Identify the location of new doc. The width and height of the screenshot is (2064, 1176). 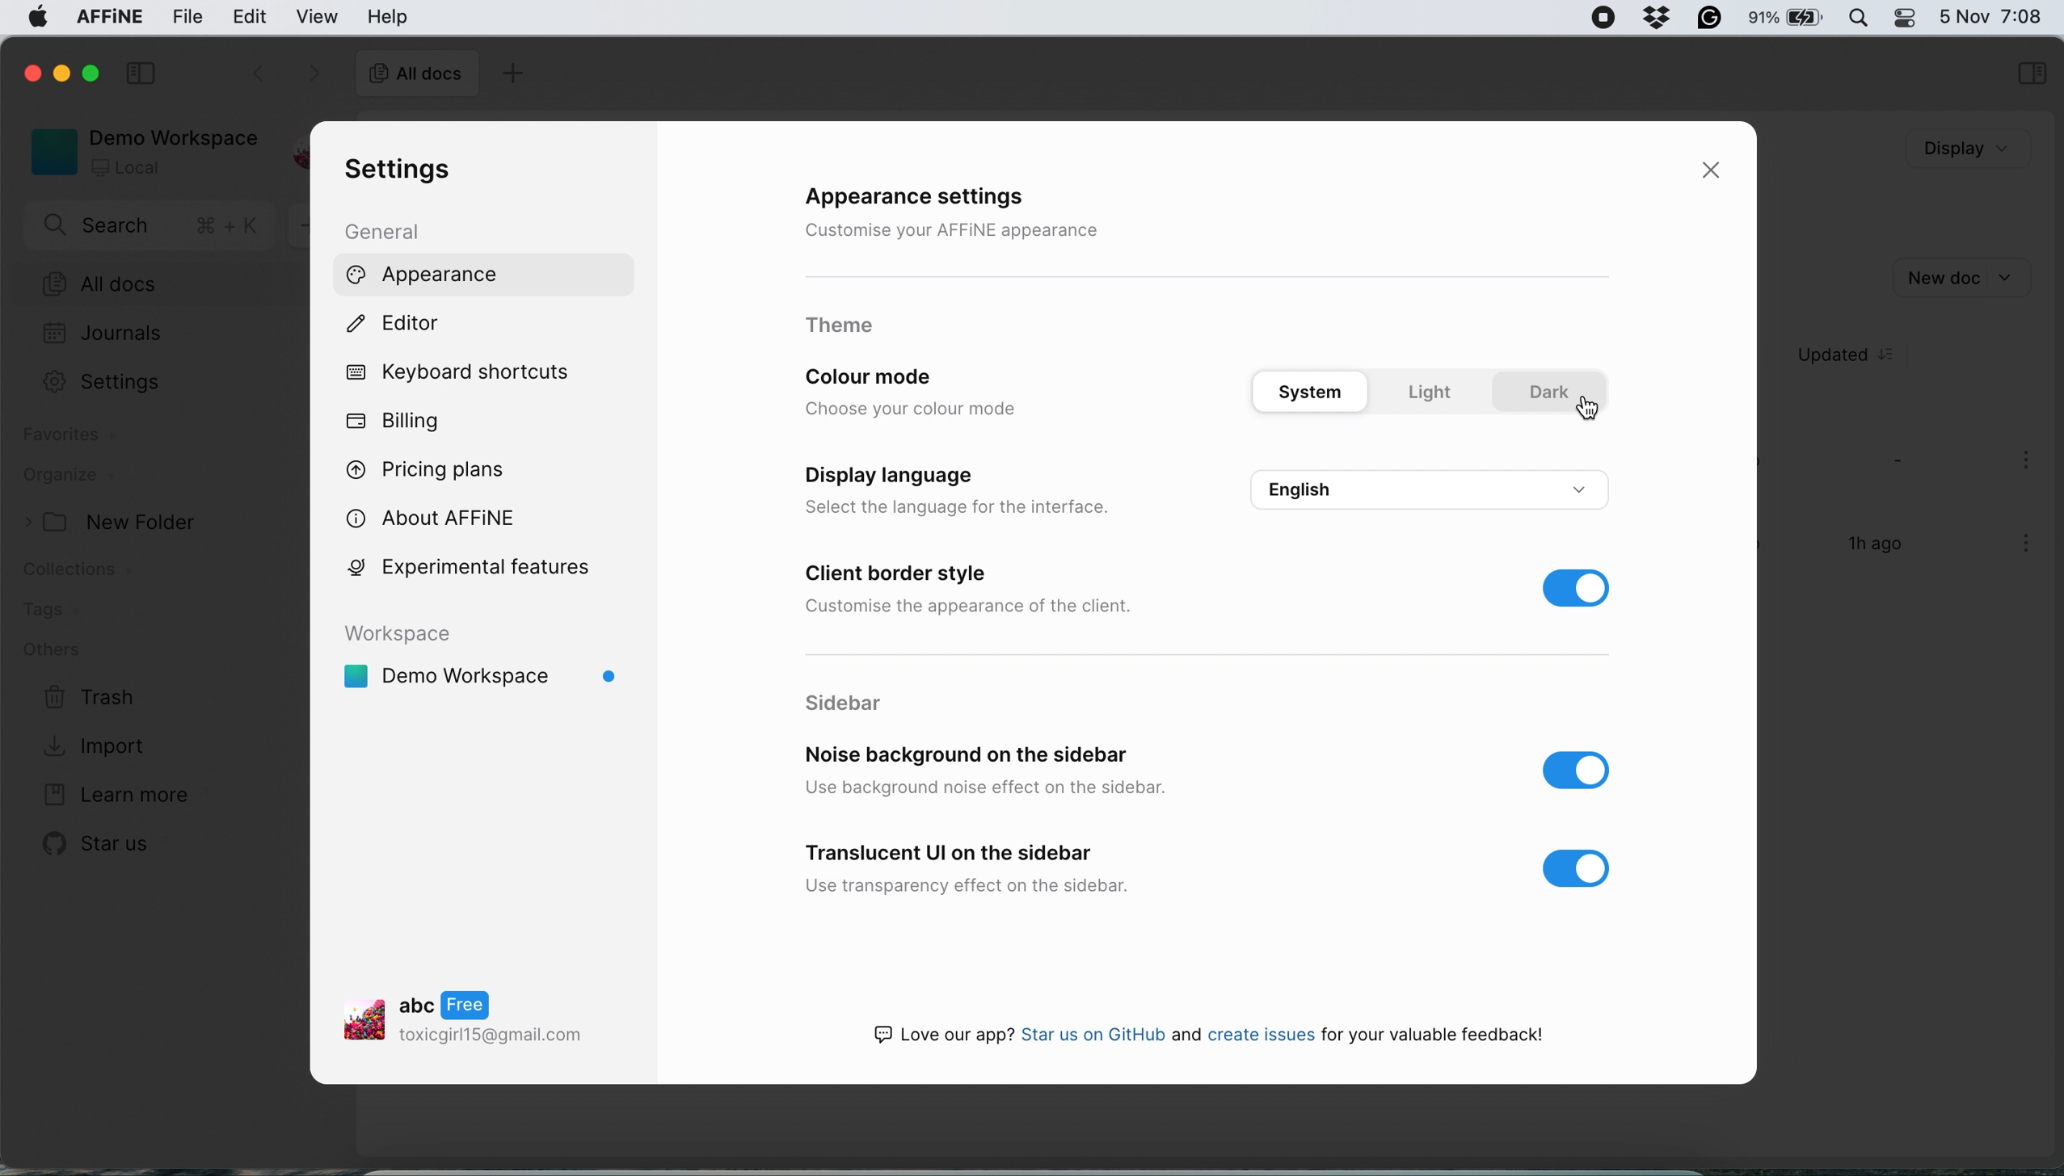
(1972, 275).